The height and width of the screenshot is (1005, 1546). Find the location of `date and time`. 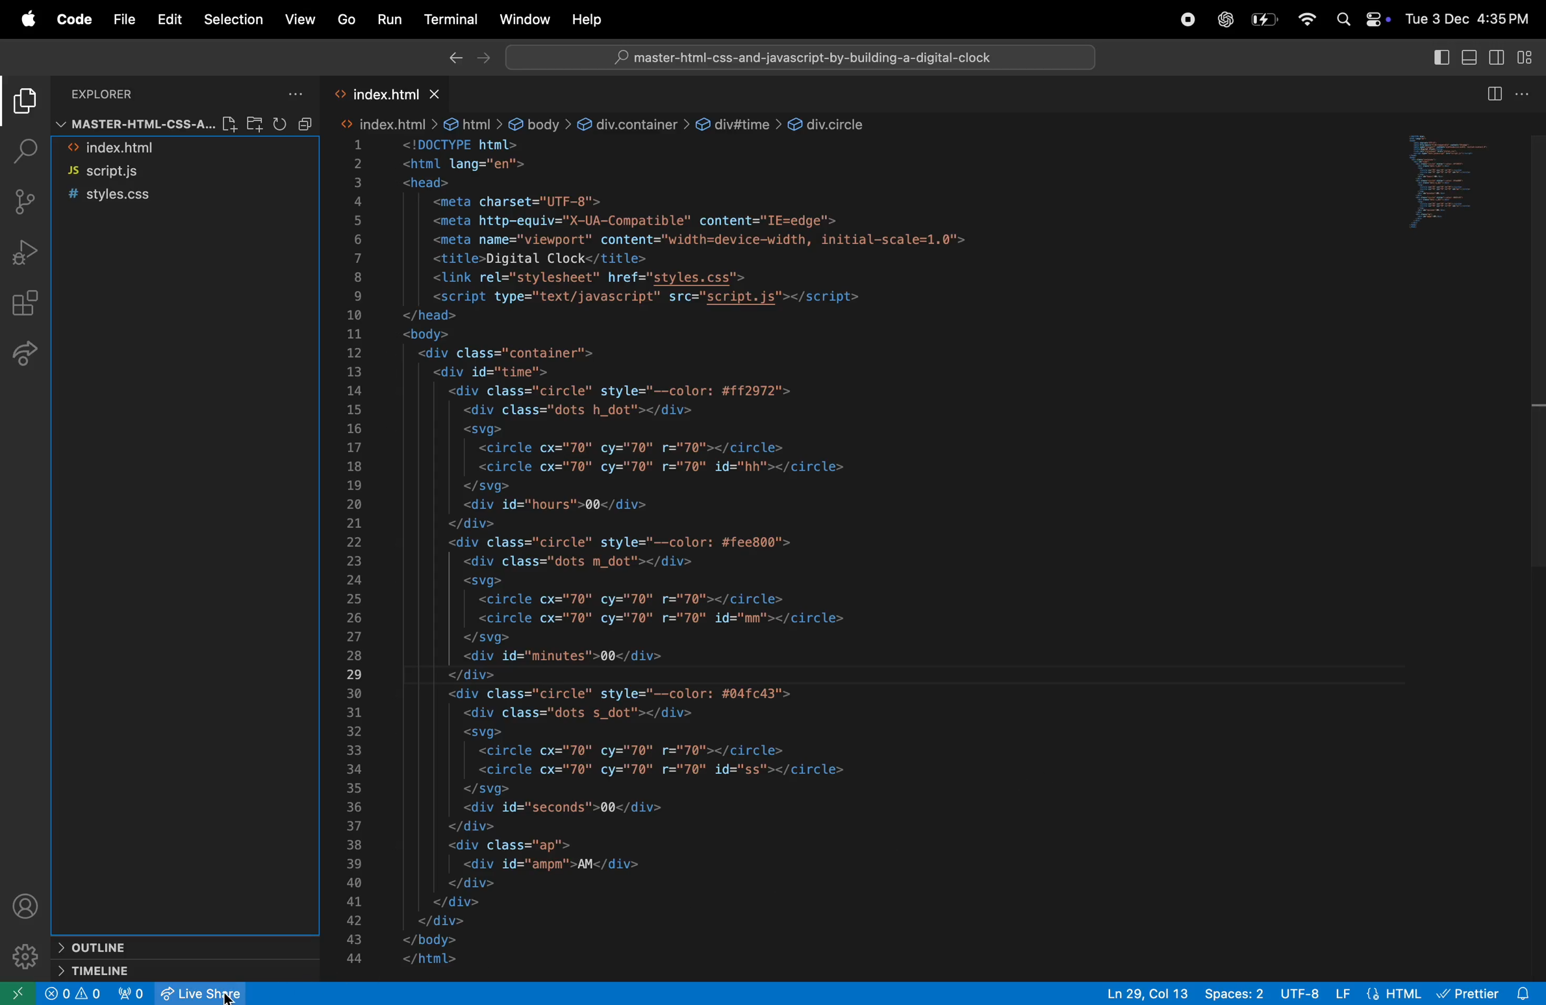

date and time is located at coordinates (1470, 18).